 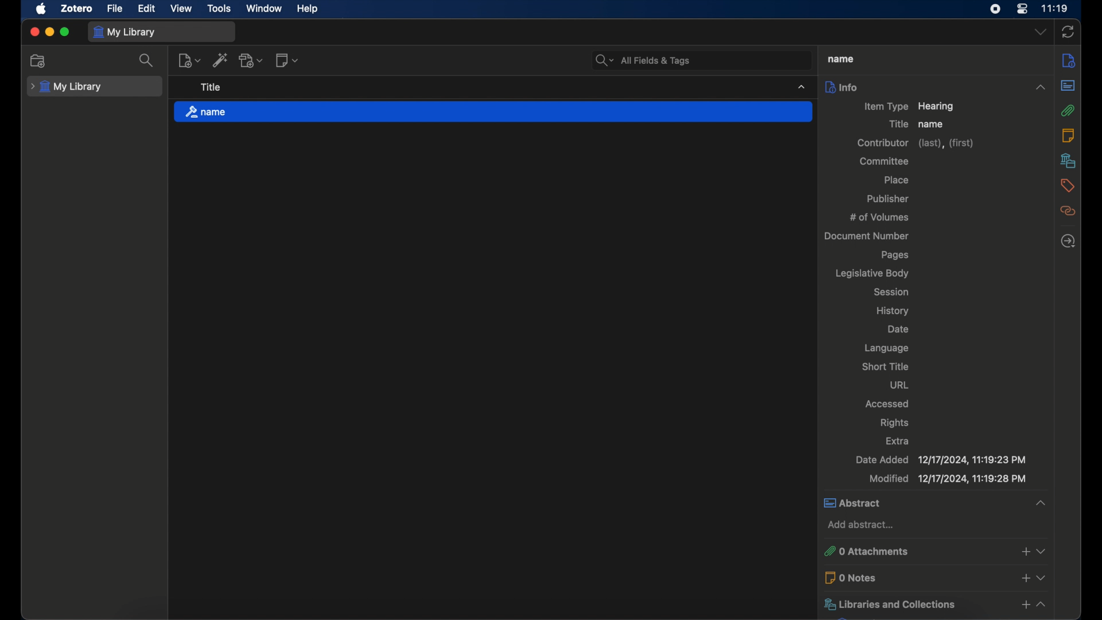 I want to click on window, so click(x=265, y=9).